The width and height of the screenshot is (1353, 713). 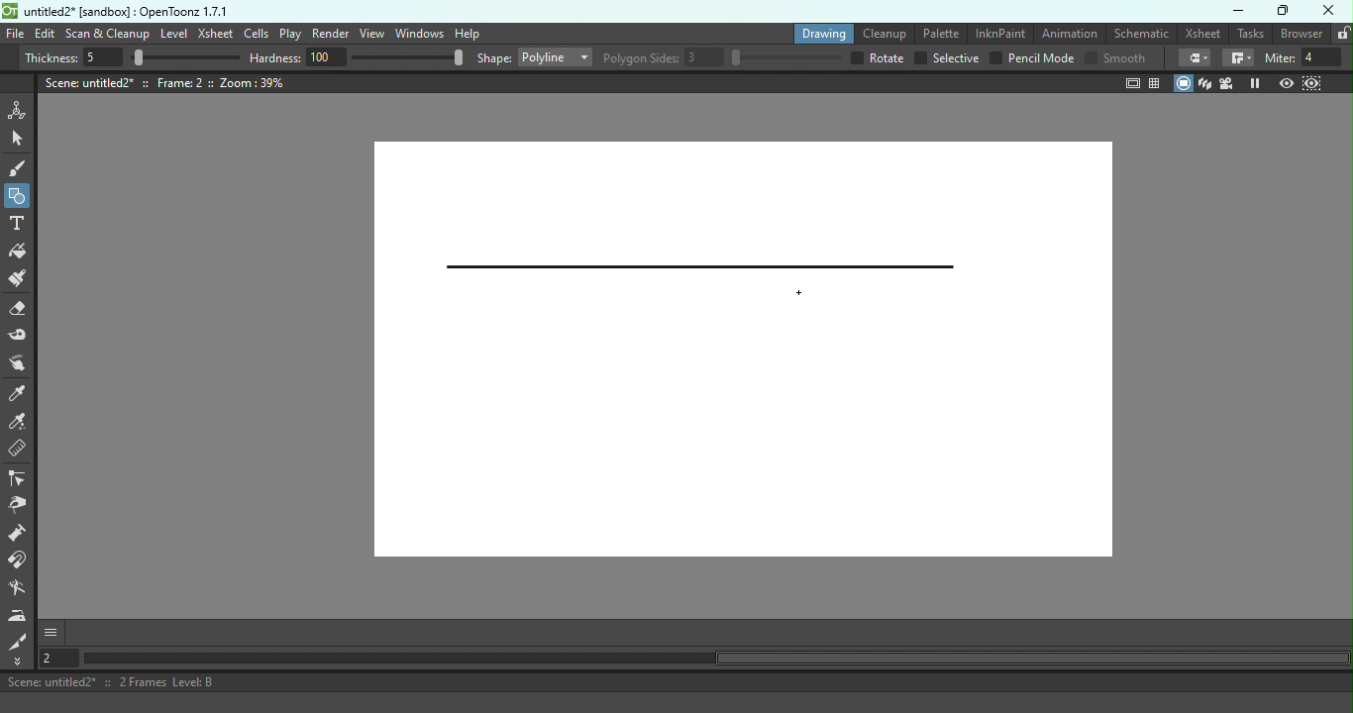 I want to click on Pinch tool, so click(x=23, y=363).